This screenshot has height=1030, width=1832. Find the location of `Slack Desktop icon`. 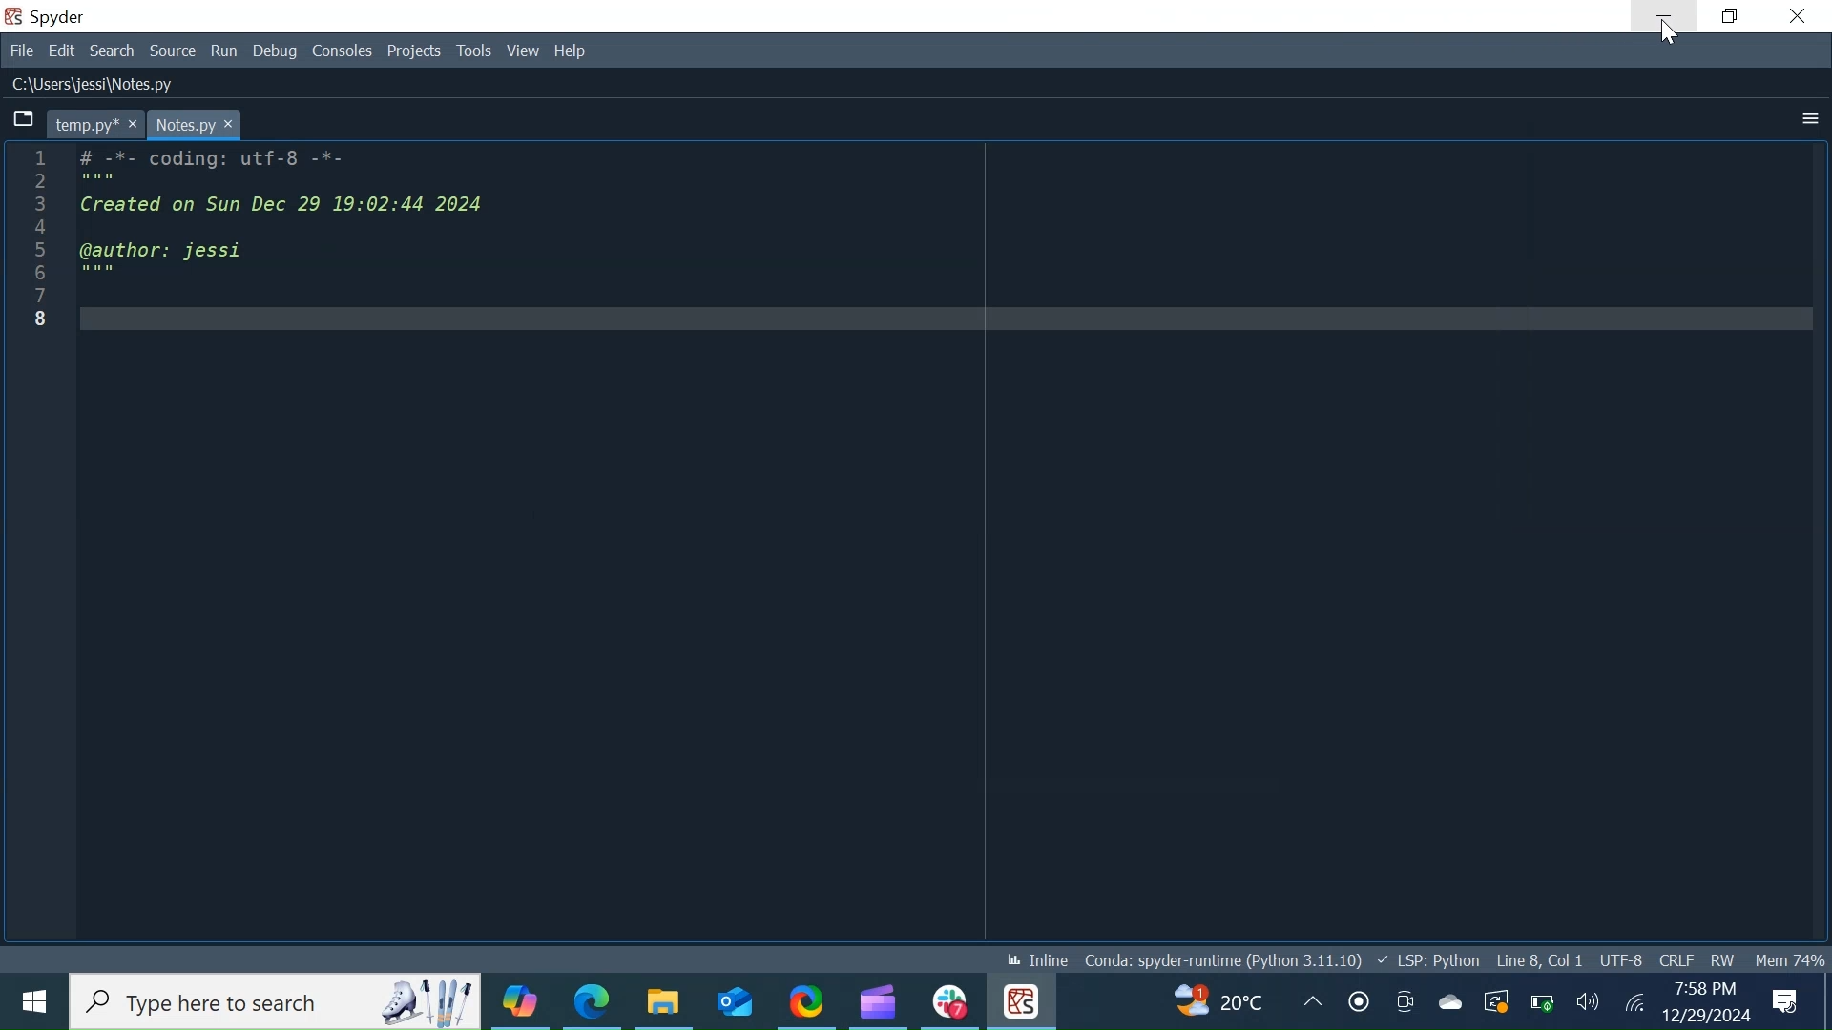

Slack Desktop icon is located at coordinates (946, 1001).